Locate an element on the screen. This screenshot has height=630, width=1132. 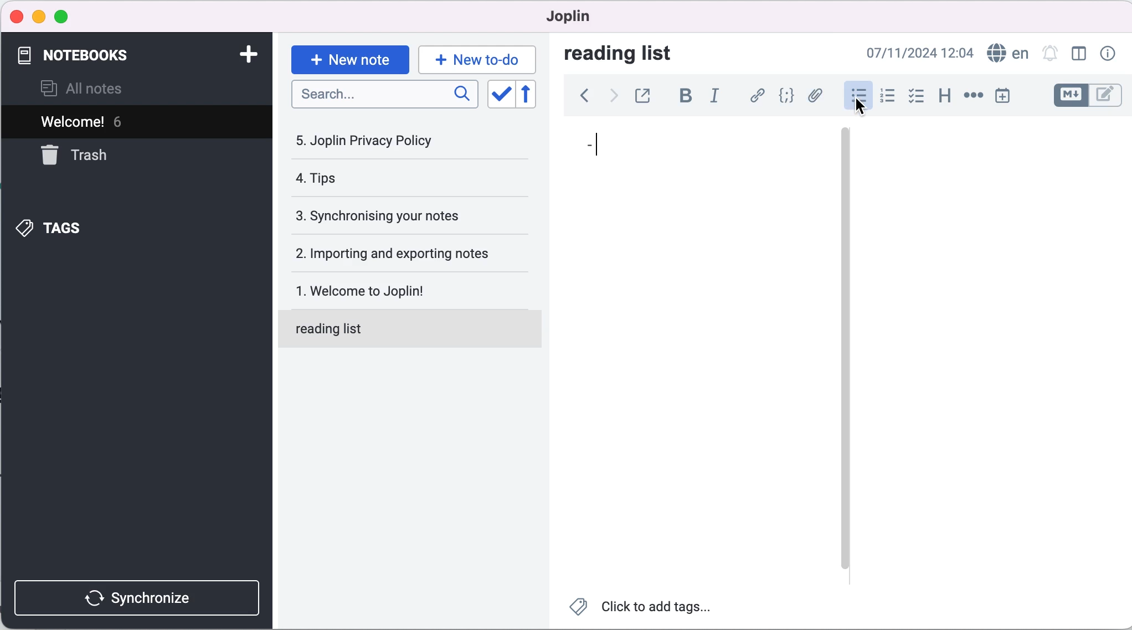
checkbox is located at coordinates (918, 97).